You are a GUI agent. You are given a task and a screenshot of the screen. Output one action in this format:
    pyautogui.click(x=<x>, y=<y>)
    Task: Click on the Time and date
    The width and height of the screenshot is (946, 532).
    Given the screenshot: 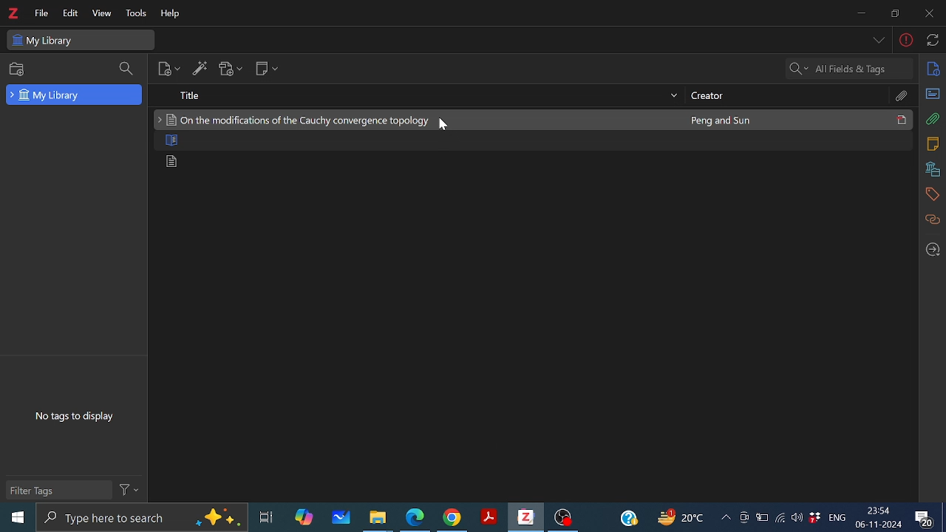 What is the action you would take?
    pyautogui.click(x=879, y=518)
    